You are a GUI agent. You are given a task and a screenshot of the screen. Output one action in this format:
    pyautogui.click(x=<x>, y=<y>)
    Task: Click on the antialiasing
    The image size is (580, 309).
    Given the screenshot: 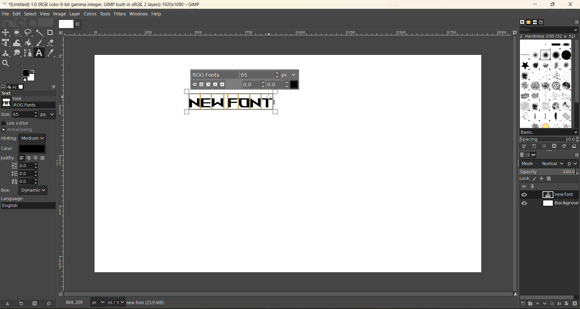 What is the action you would take?
    pyautogui.click(x=18, y=130)
    